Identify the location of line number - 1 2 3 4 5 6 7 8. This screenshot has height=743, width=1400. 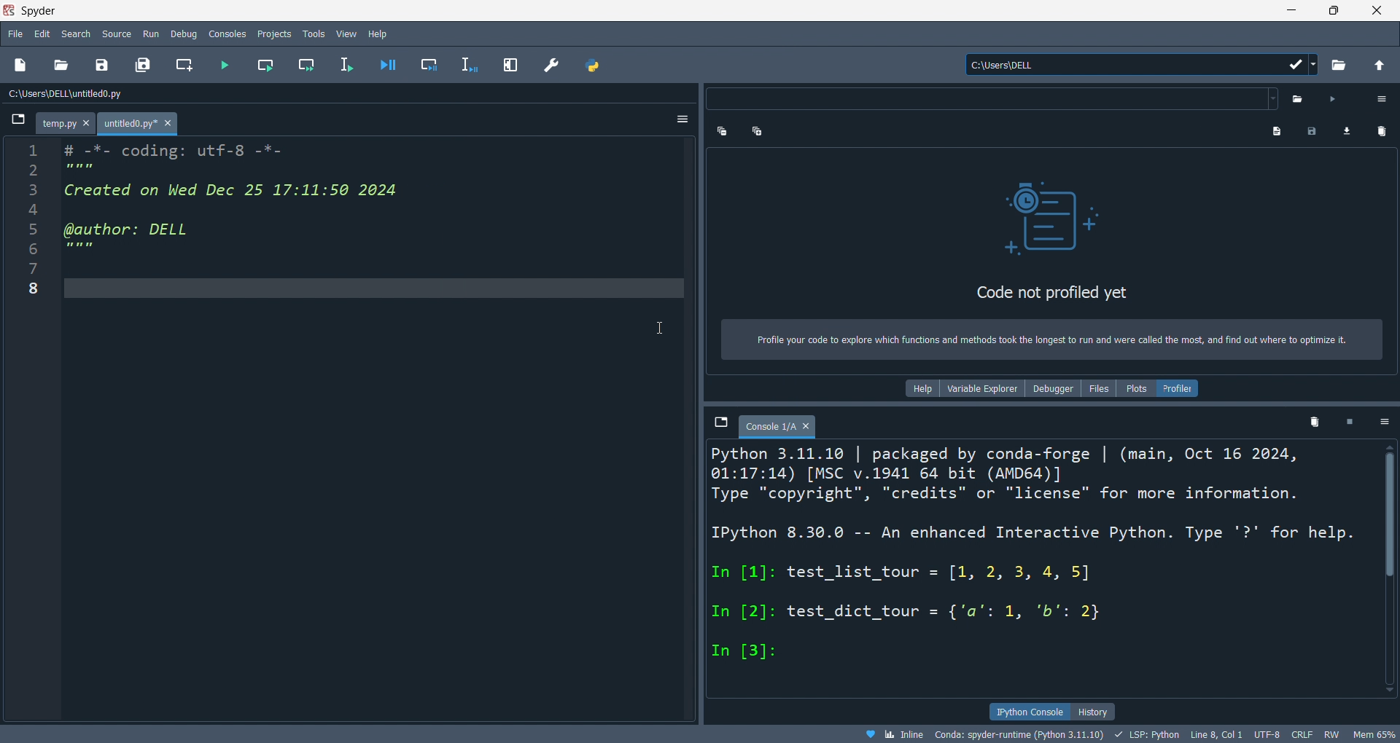
(32, 431).